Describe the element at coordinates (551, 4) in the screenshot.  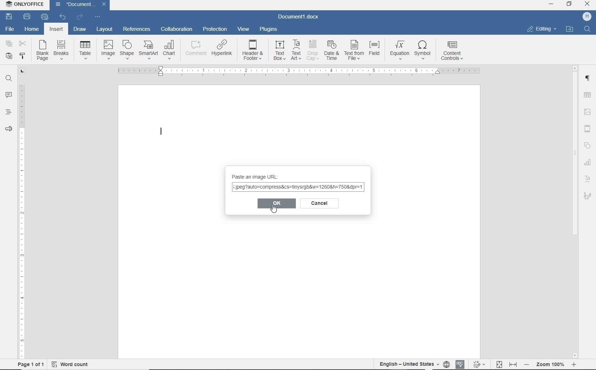
I see `minimize` at that location.